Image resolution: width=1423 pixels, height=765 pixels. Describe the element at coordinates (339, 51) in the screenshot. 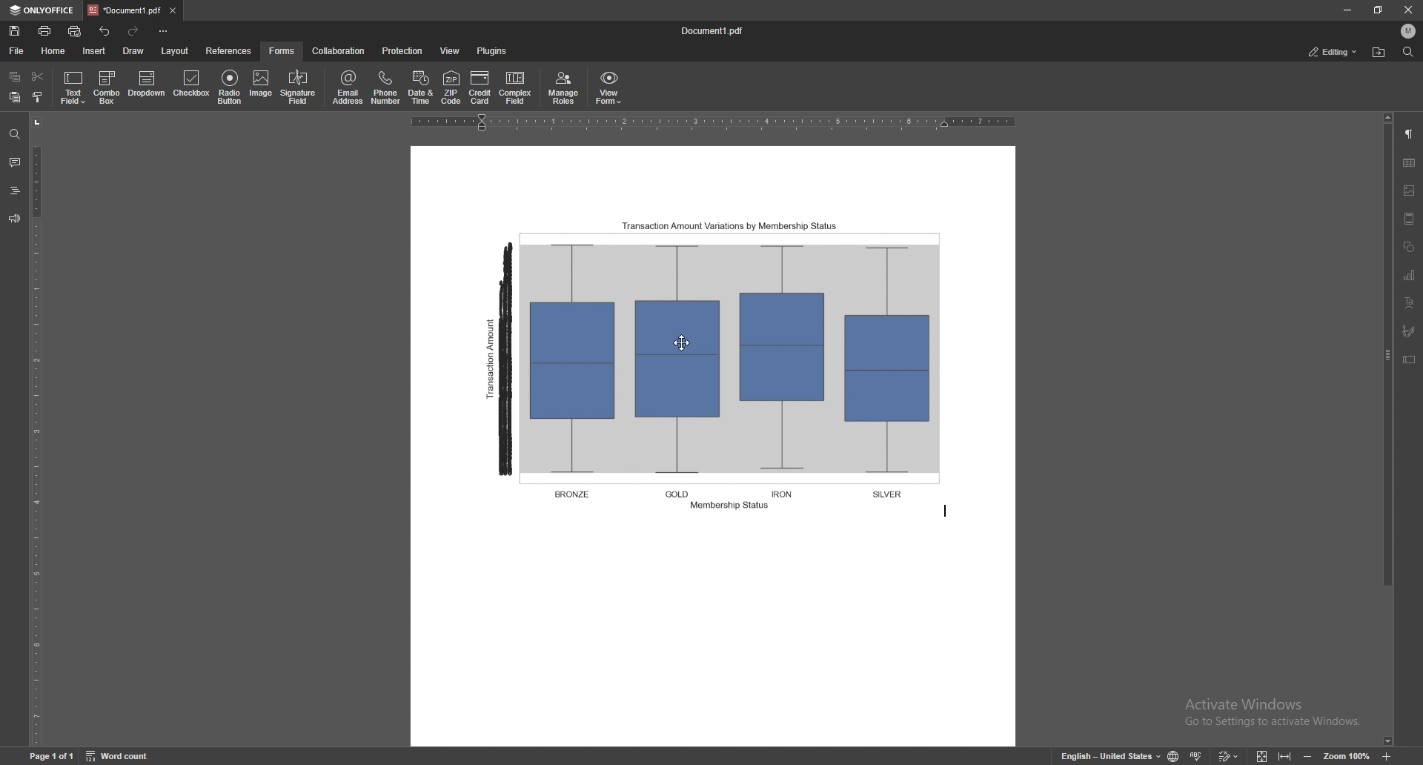

I see `collaboration` at that location.